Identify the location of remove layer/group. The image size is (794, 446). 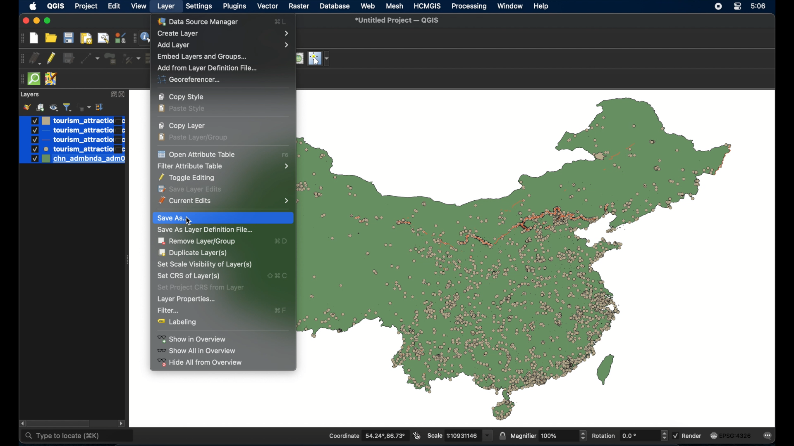
(198, 241).